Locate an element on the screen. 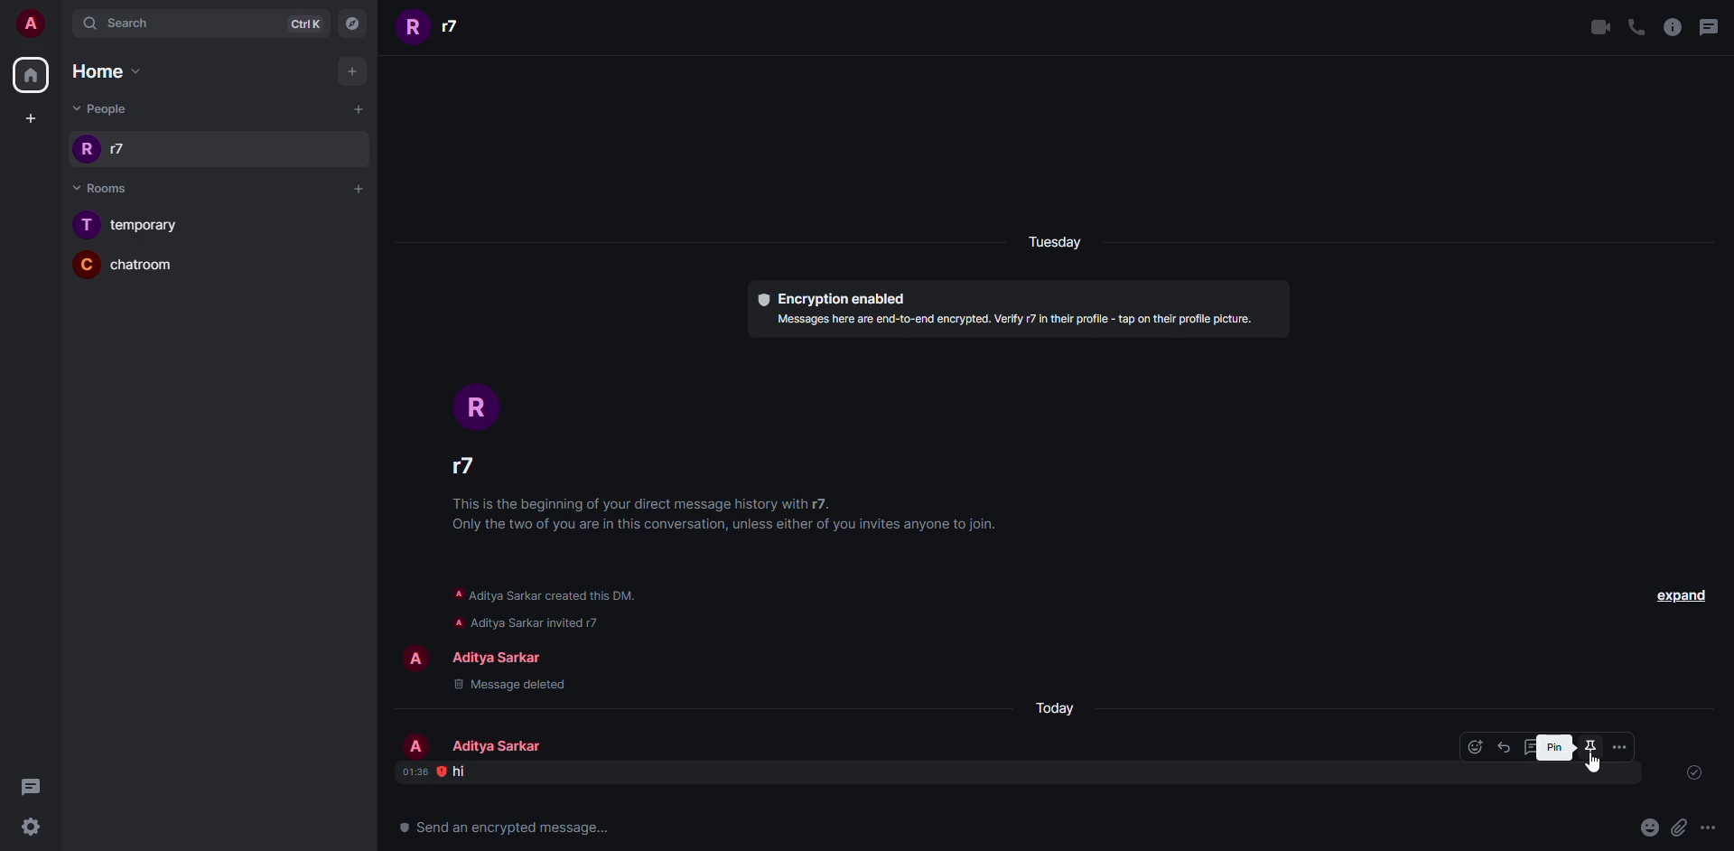 The width and height of the screenshot is (1734, 851). reply is located at coordinates (1511, 747).